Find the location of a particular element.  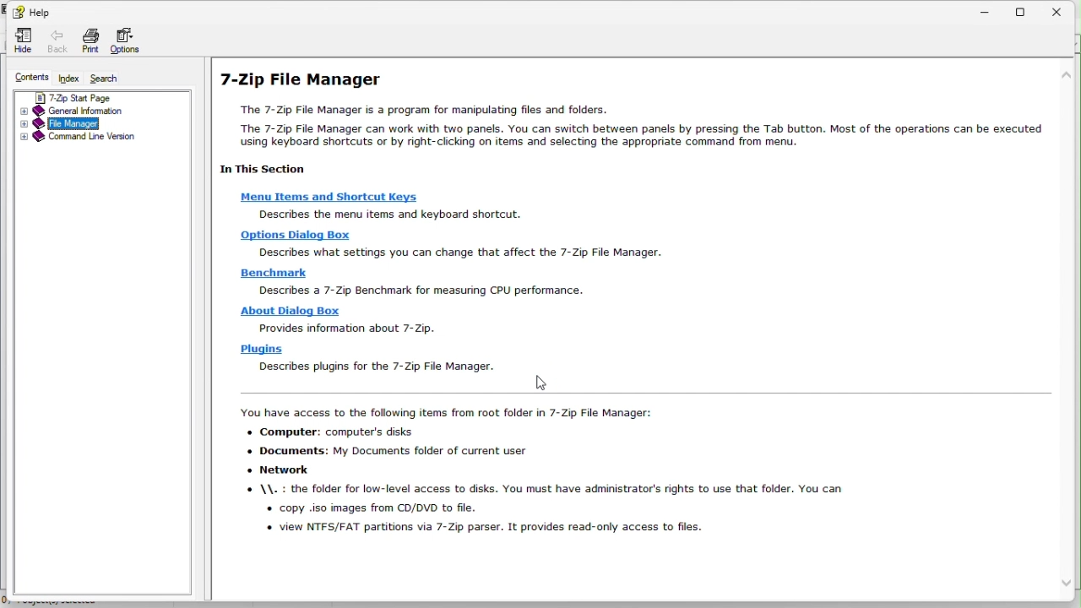

Command line argument  is located at coordinates (95, 139).